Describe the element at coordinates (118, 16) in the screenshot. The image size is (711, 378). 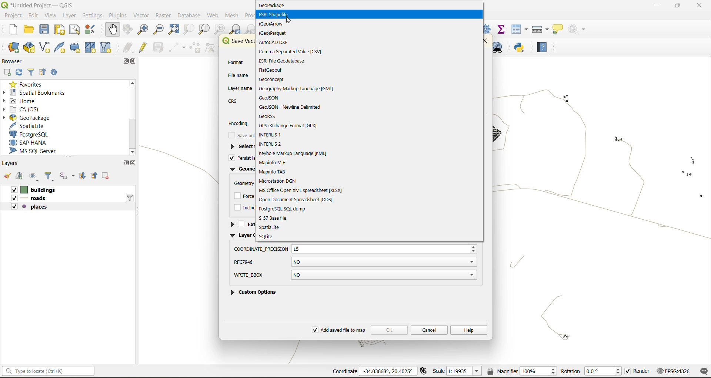
I see `plugins` at that location.